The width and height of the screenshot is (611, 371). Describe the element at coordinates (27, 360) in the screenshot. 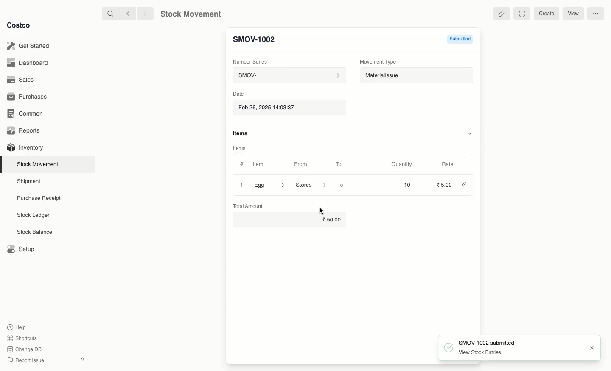

I see `Report Issue` at that location.